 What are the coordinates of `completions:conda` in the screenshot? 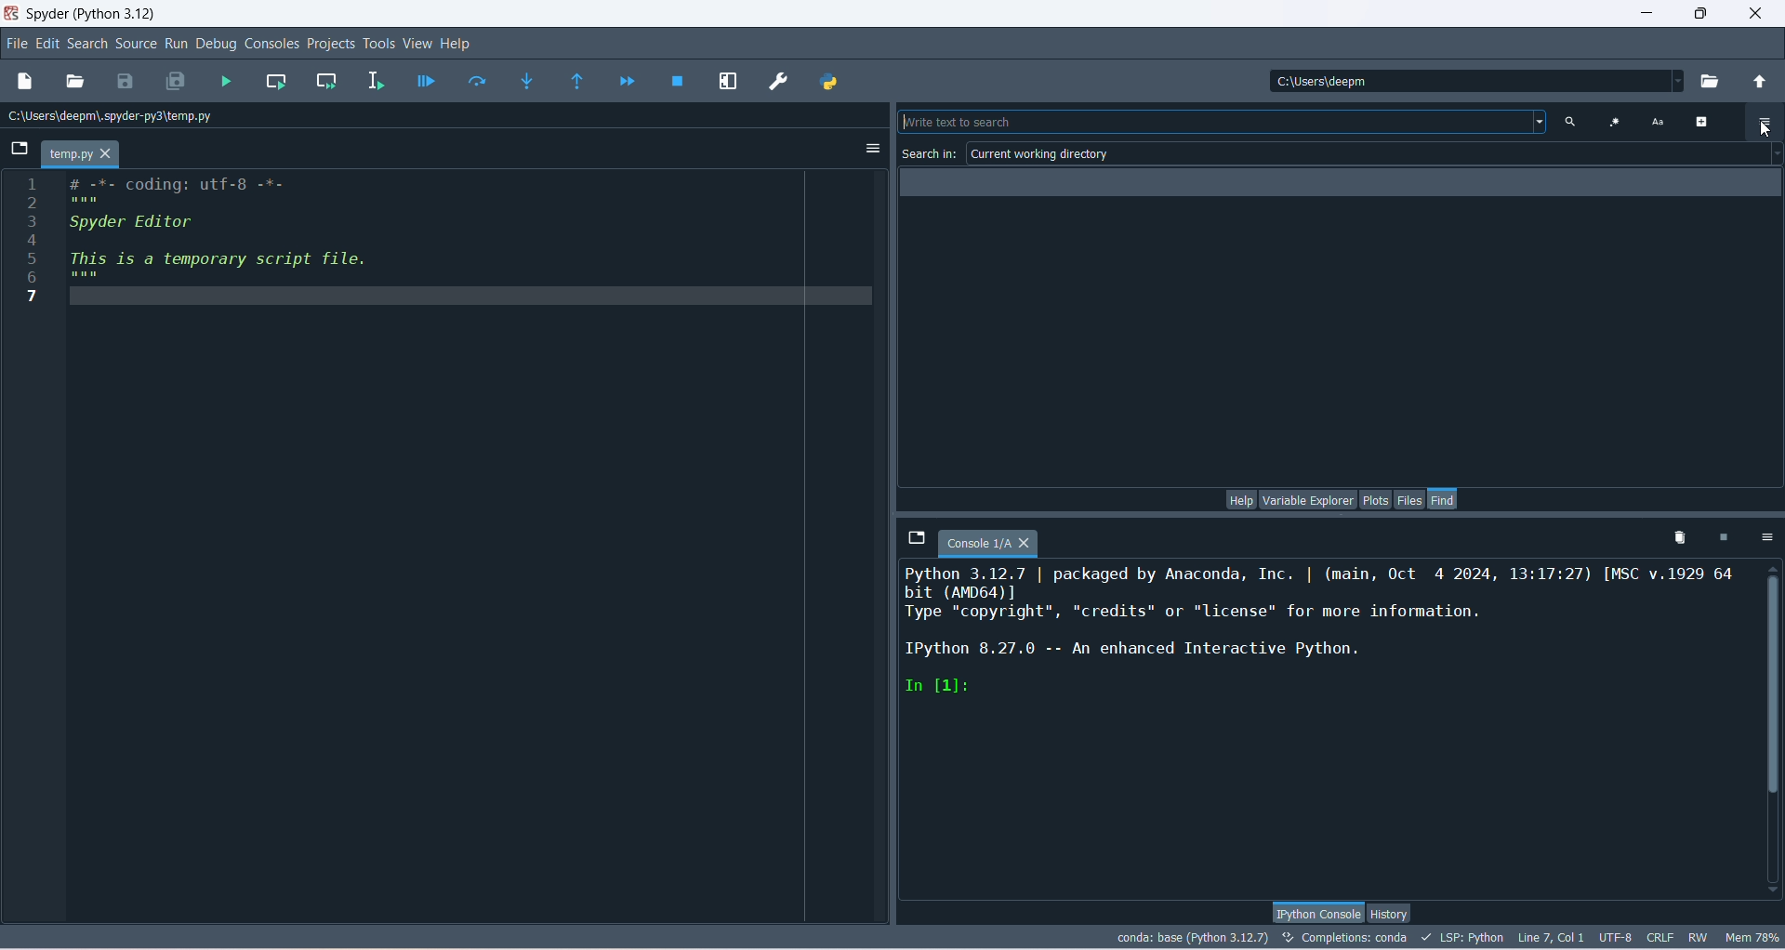 It's located at (1345, 937).